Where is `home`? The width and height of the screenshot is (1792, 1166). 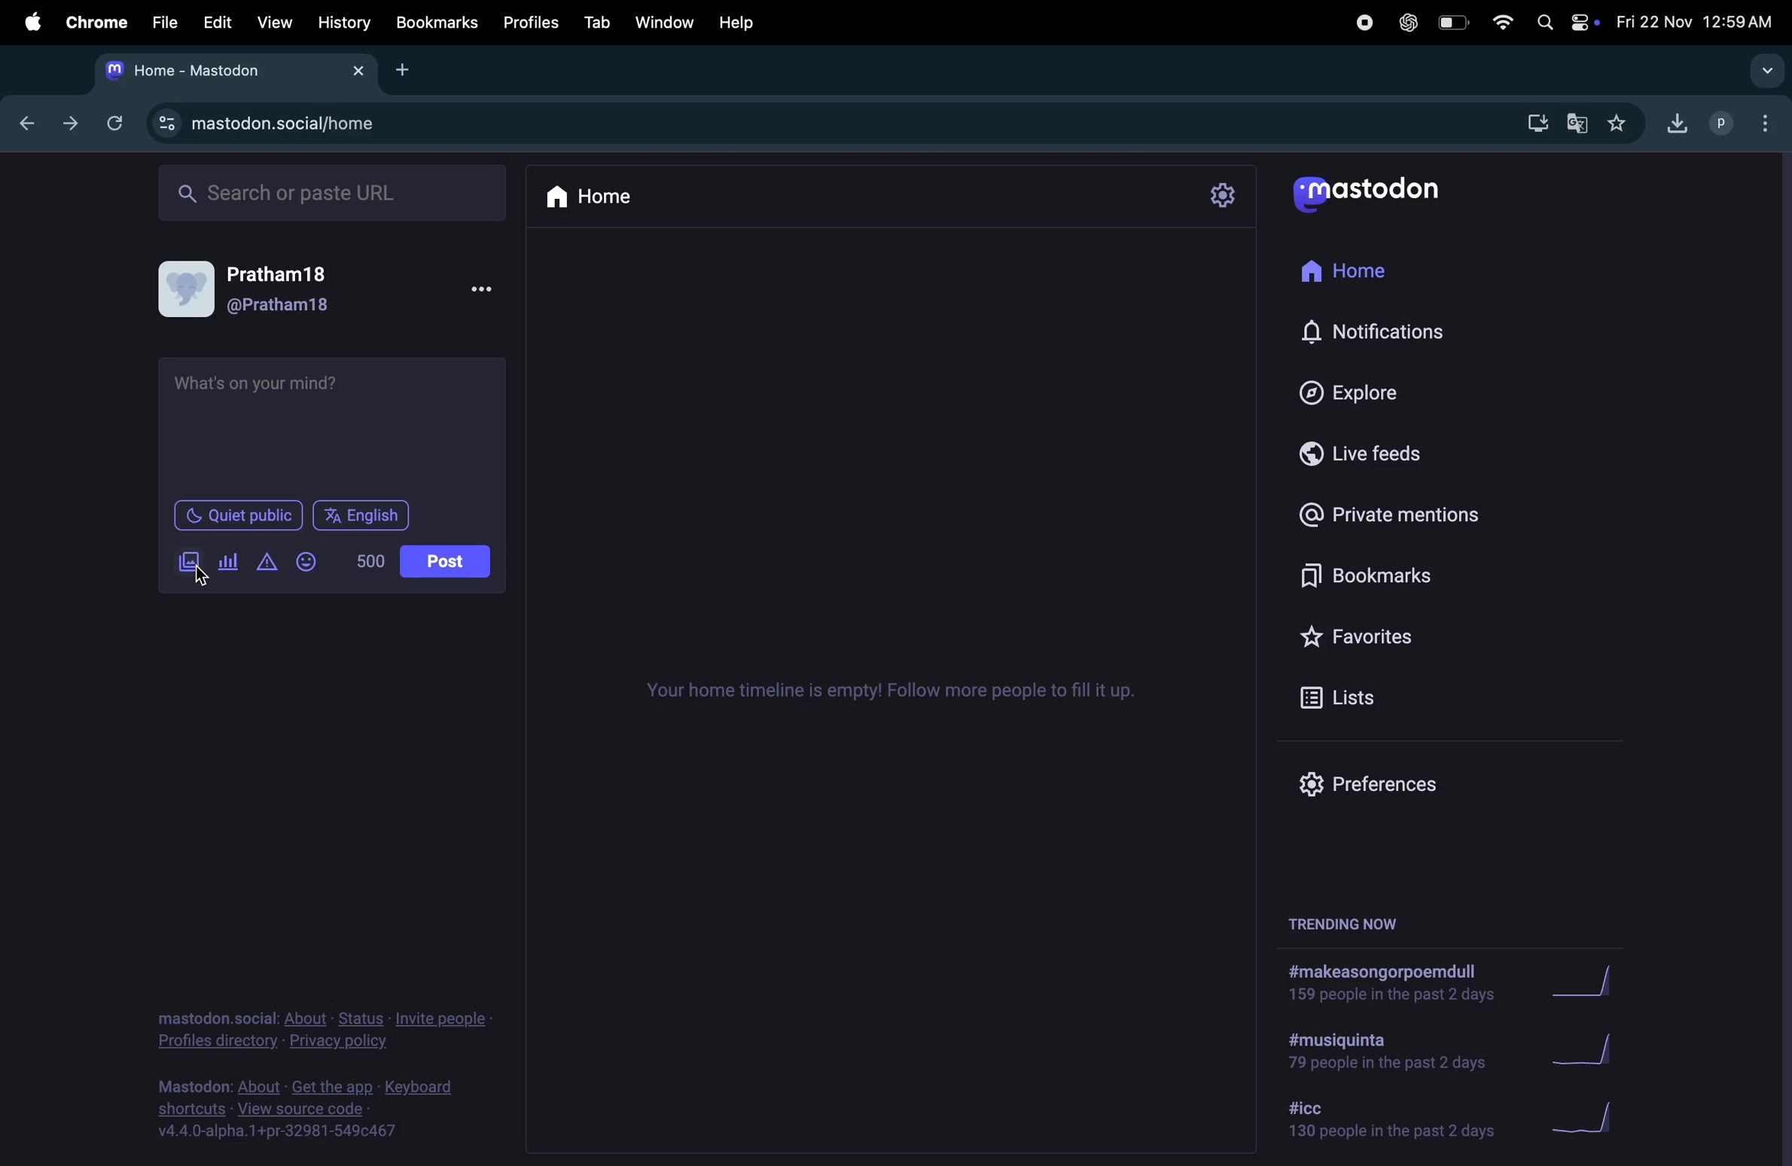
home is located at coordinates (1376, 276).